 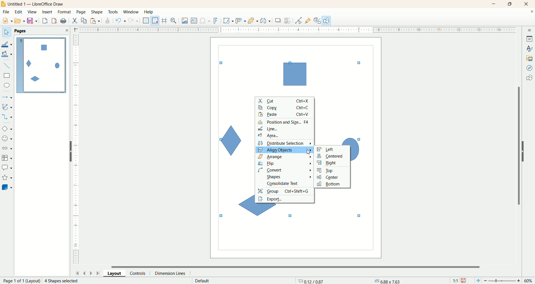 What do you see at coordinates (317, 21) in the screenshot?
I see `toggle extrusion` at bounding box center [317, 21].